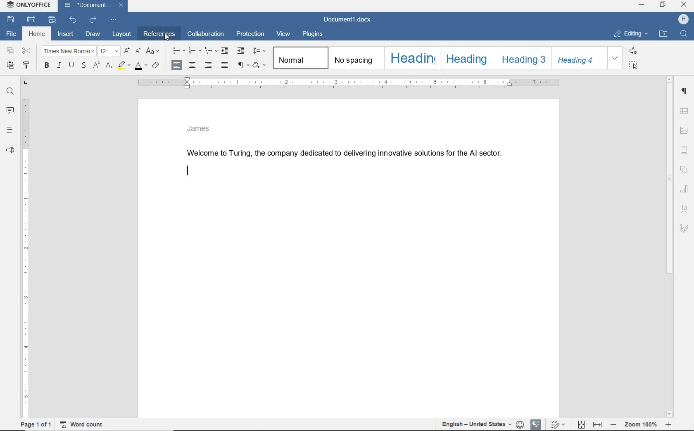 Image resolution: width=694 pixels, height=431 pixels. Describe the element at coordinates (10, 65) in the screenshot. I see `paste` at that location.